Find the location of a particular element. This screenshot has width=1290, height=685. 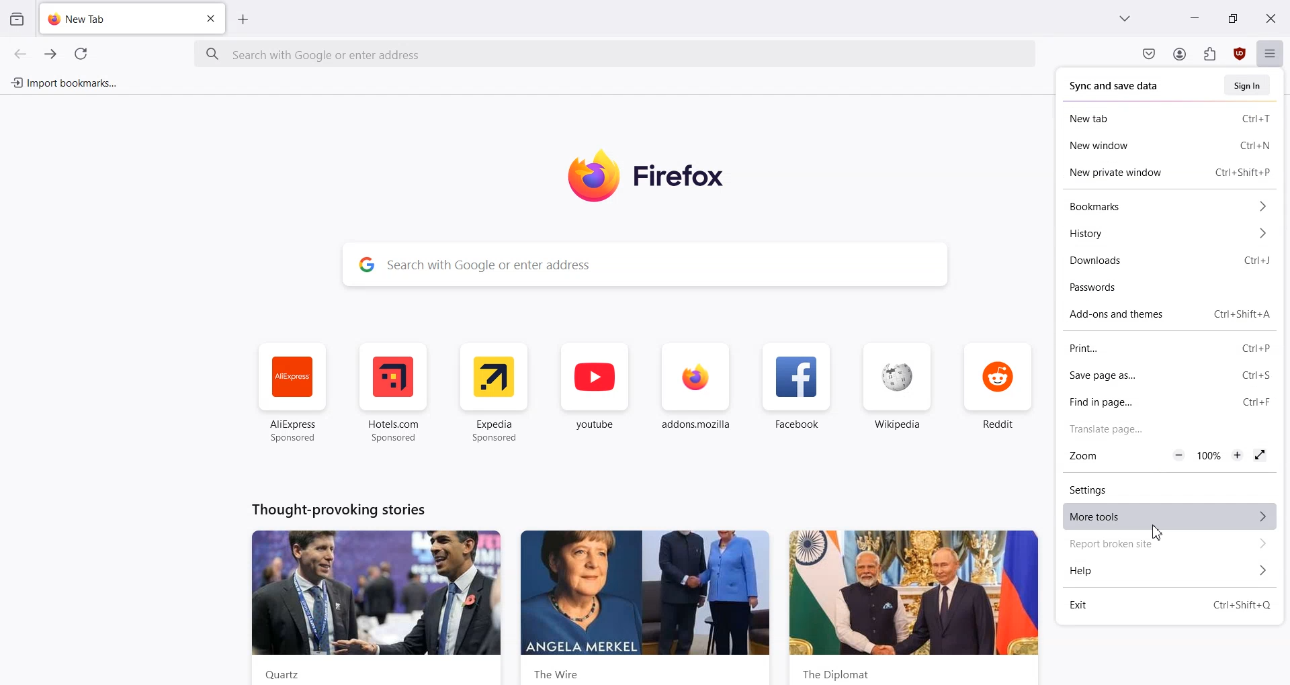

Text is located at coordinates (339, 508).